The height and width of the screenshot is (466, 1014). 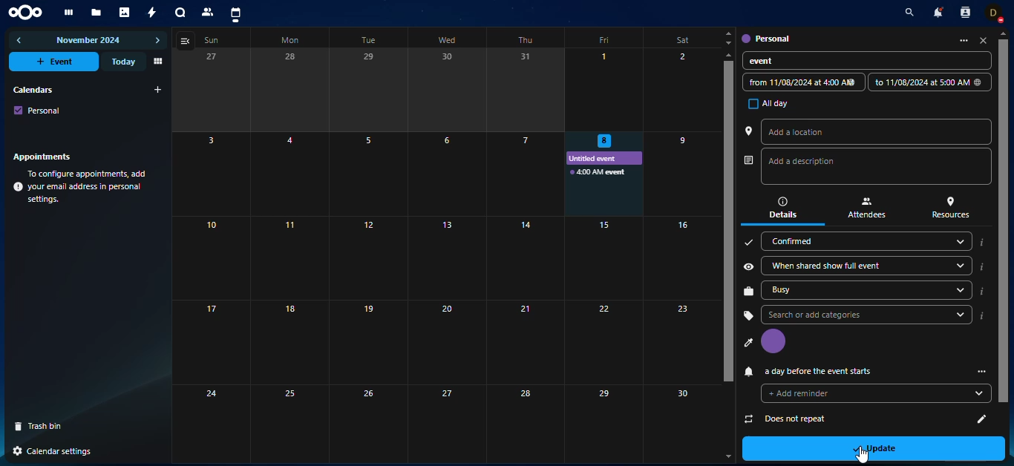 I want to click on contact, so click(x=964, y=13).